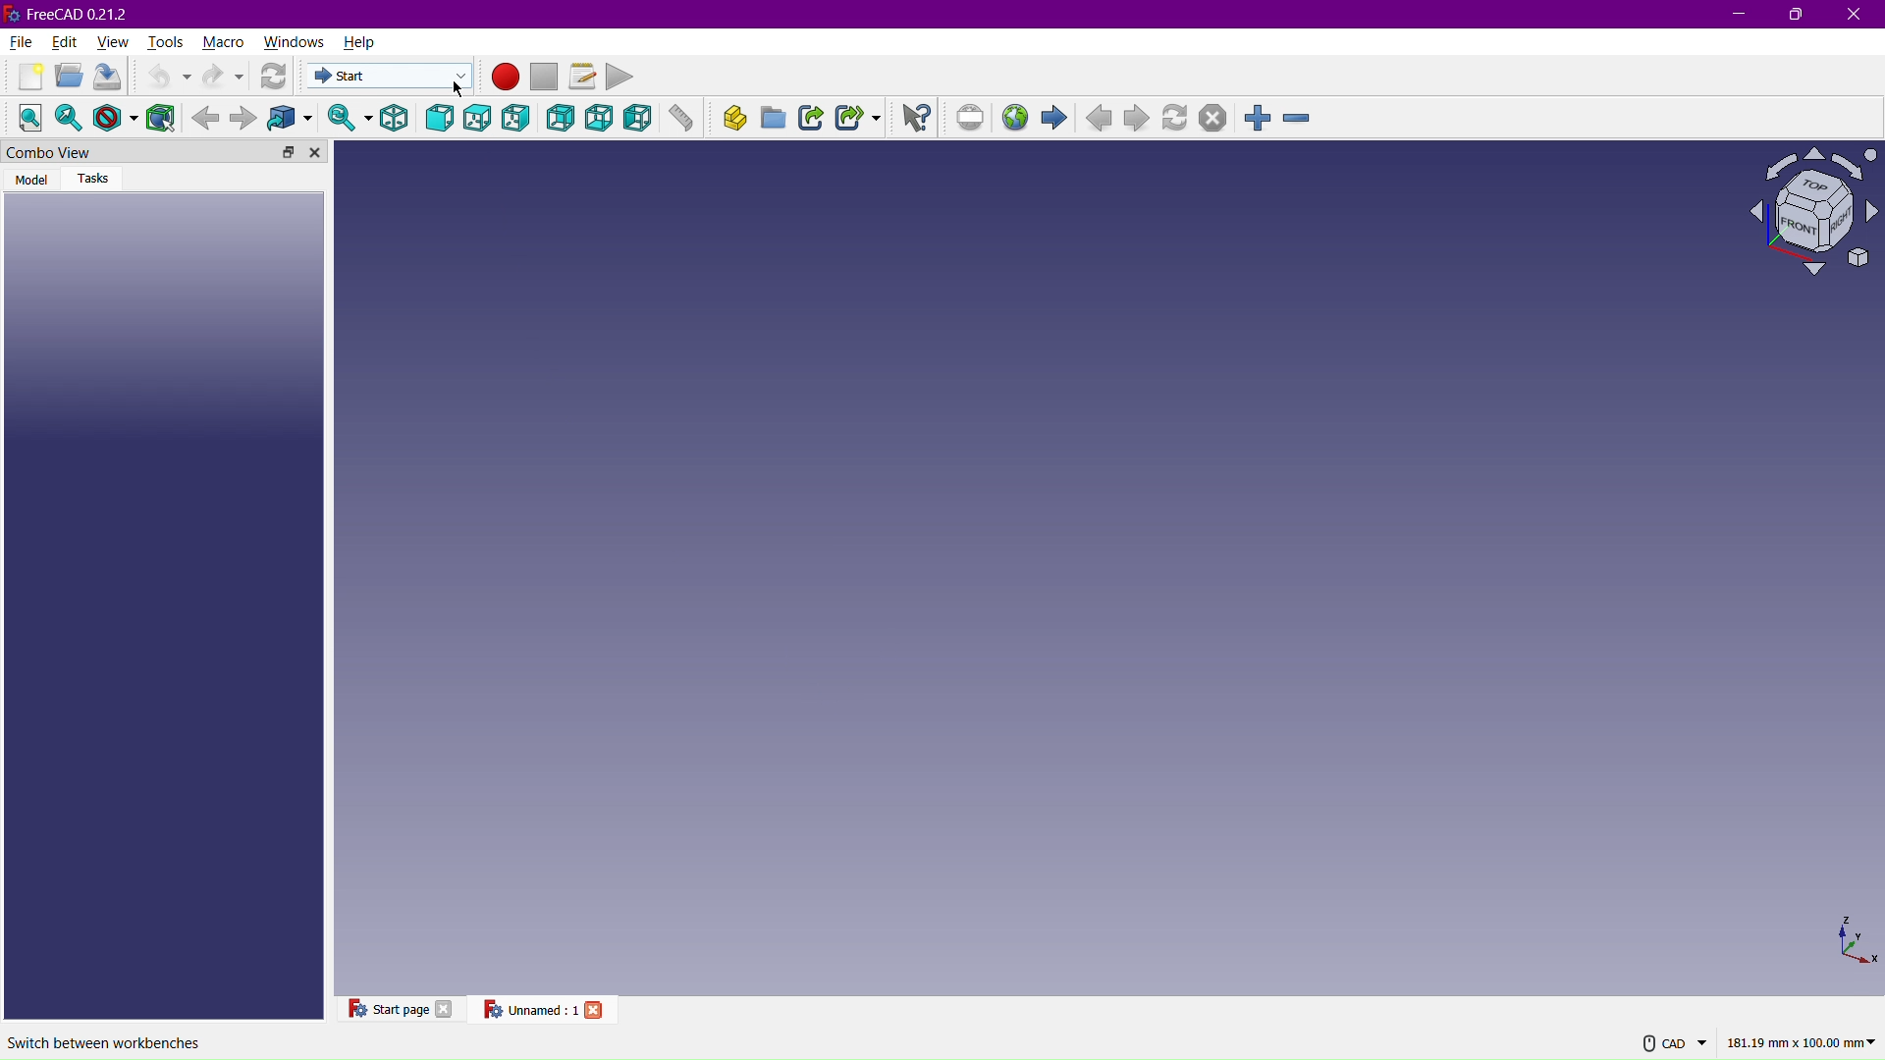 The image size is (1885, 1060). I want to click on Create part, so click(734, 117).